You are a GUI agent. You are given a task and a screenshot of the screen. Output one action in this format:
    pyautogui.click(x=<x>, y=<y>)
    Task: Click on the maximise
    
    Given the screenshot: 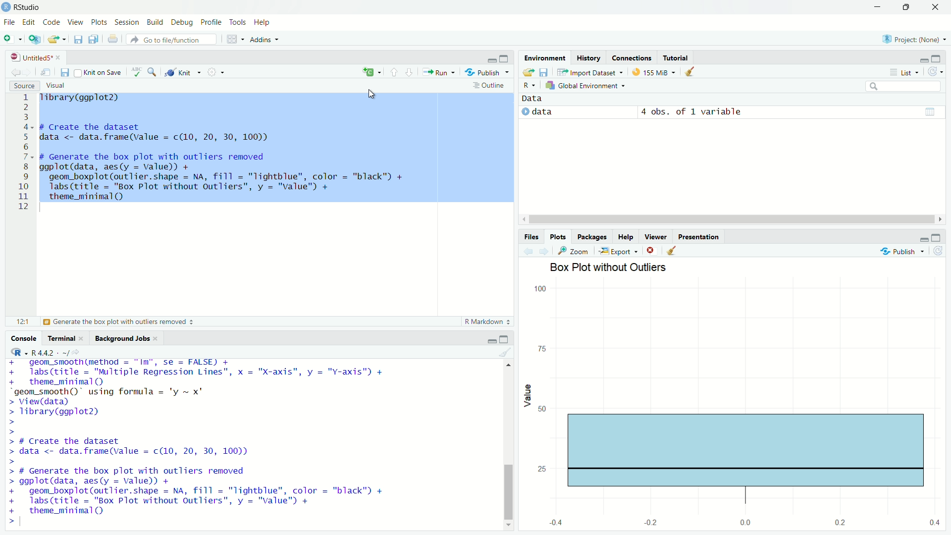 What is the action you would take?
    pyautogui.click(x=507, y=337)
    